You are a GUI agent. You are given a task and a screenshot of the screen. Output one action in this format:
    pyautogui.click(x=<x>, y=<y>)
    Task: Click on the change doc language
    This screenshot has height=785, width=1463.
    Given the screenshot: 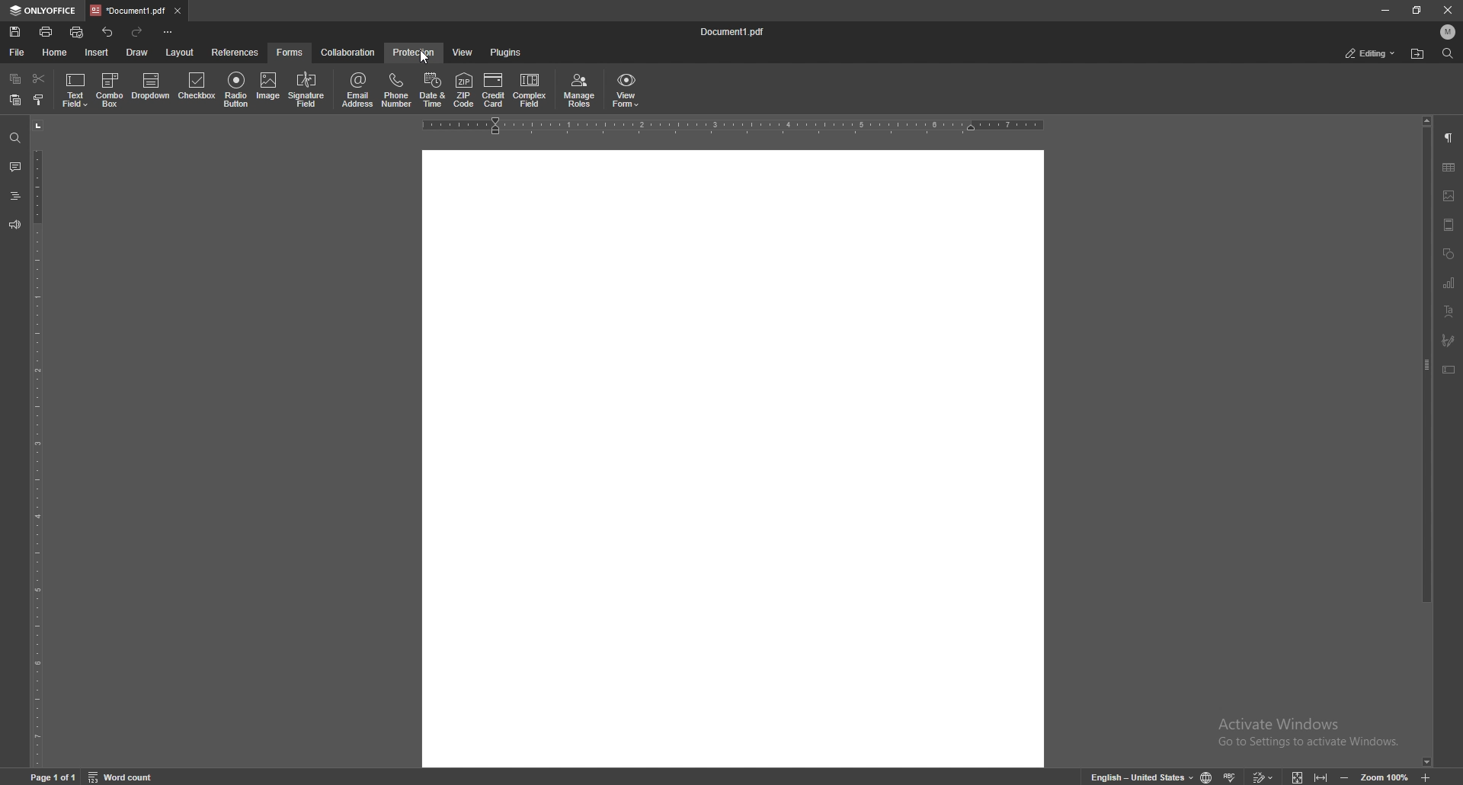 What is the action you would take?
    pyautogui.click(x=1201, y=777)
    